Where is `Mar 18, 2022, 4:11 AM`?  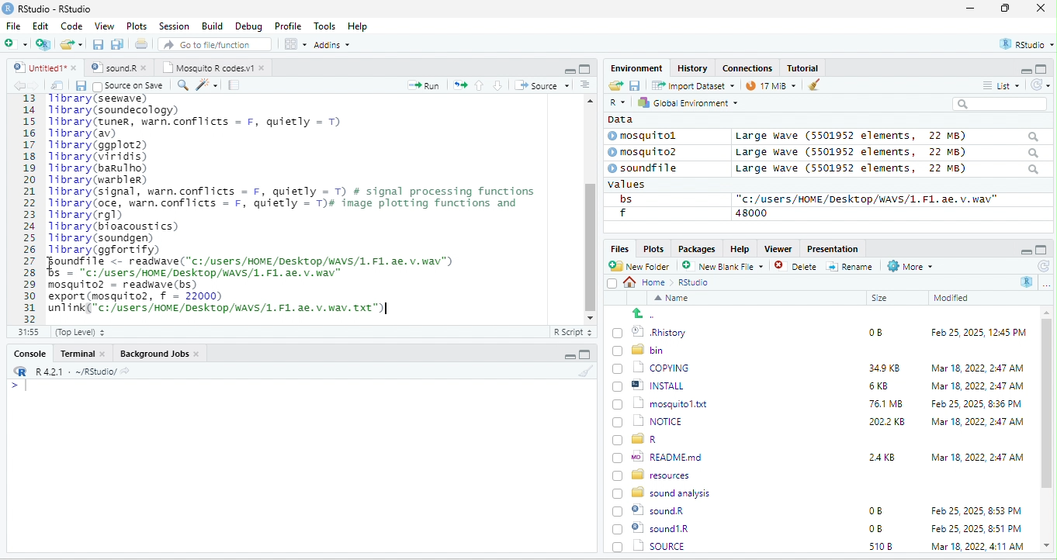 Mar 18, 2022, 4:11 AM is located at coordinates (976, 528).